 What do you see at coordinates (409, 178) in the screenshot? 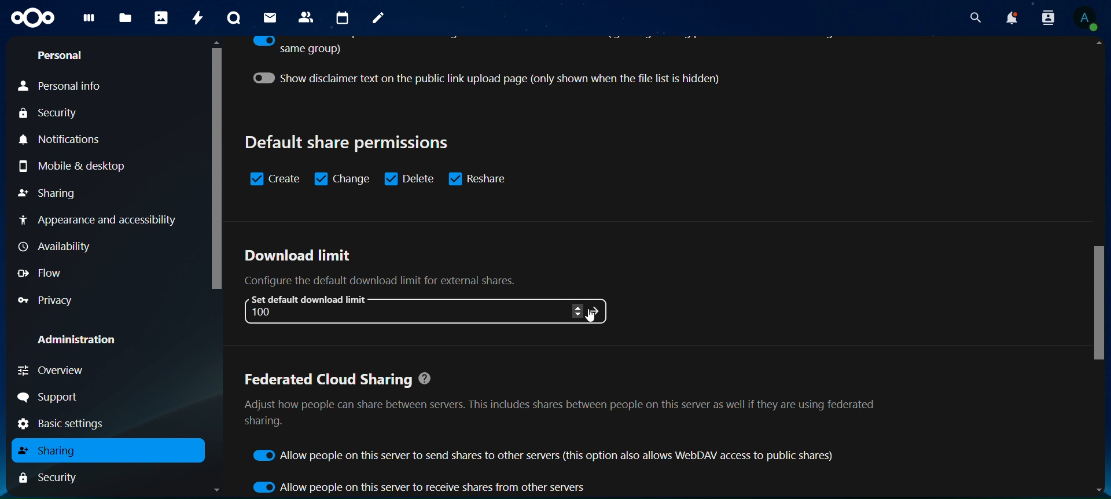
I see `delete` at bounding box center [409, 178].